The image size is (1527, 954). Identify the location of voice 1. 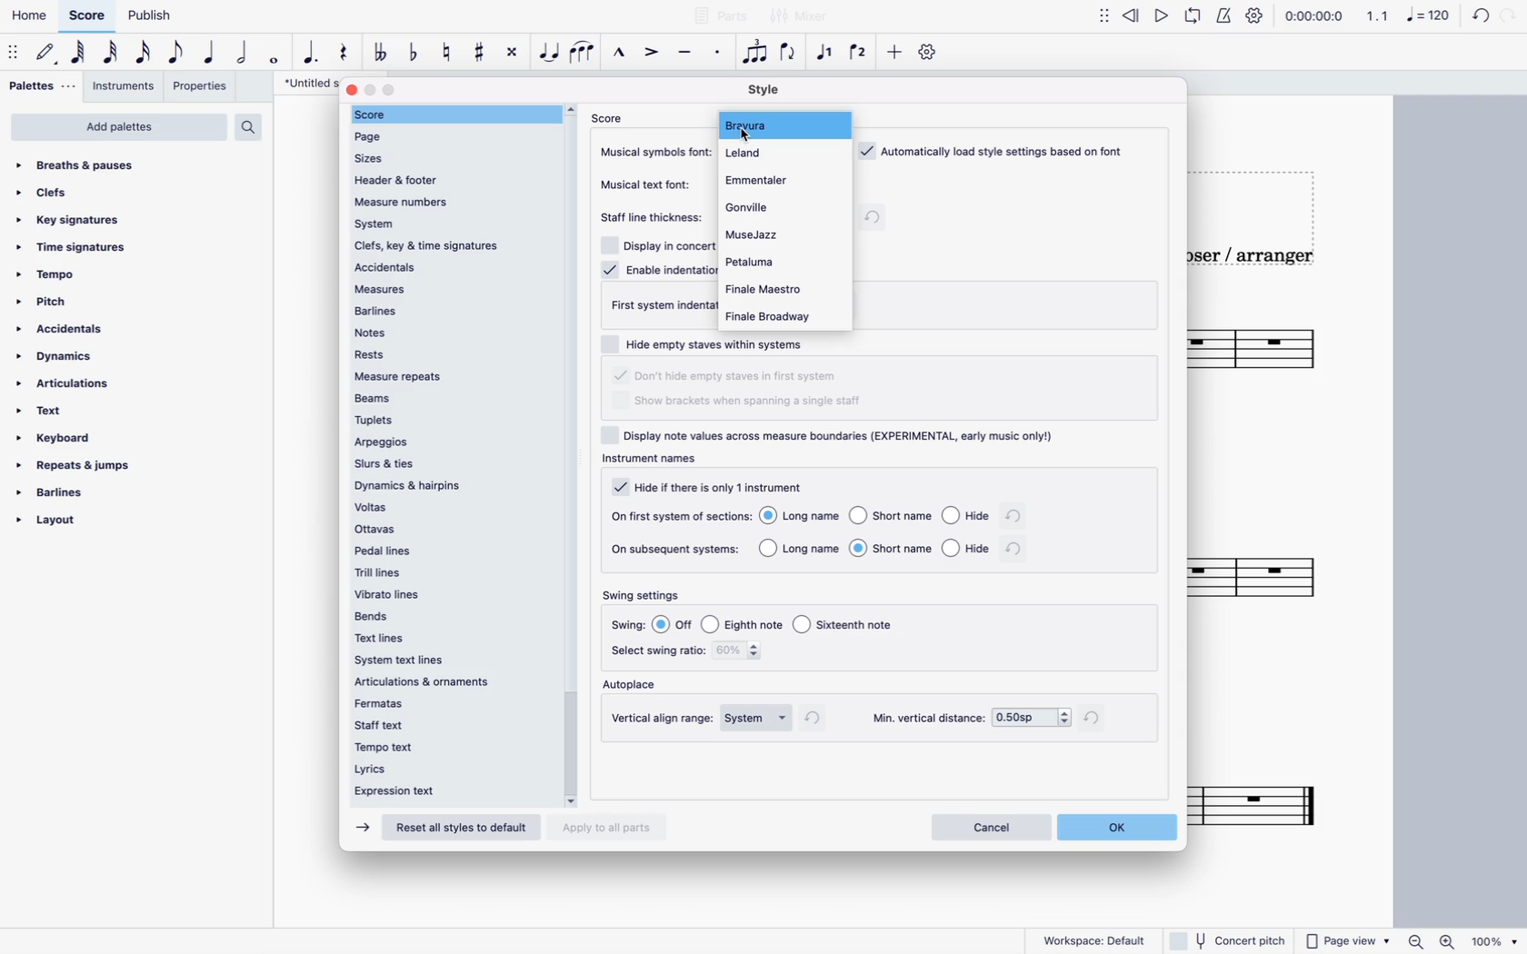
(823, 55).